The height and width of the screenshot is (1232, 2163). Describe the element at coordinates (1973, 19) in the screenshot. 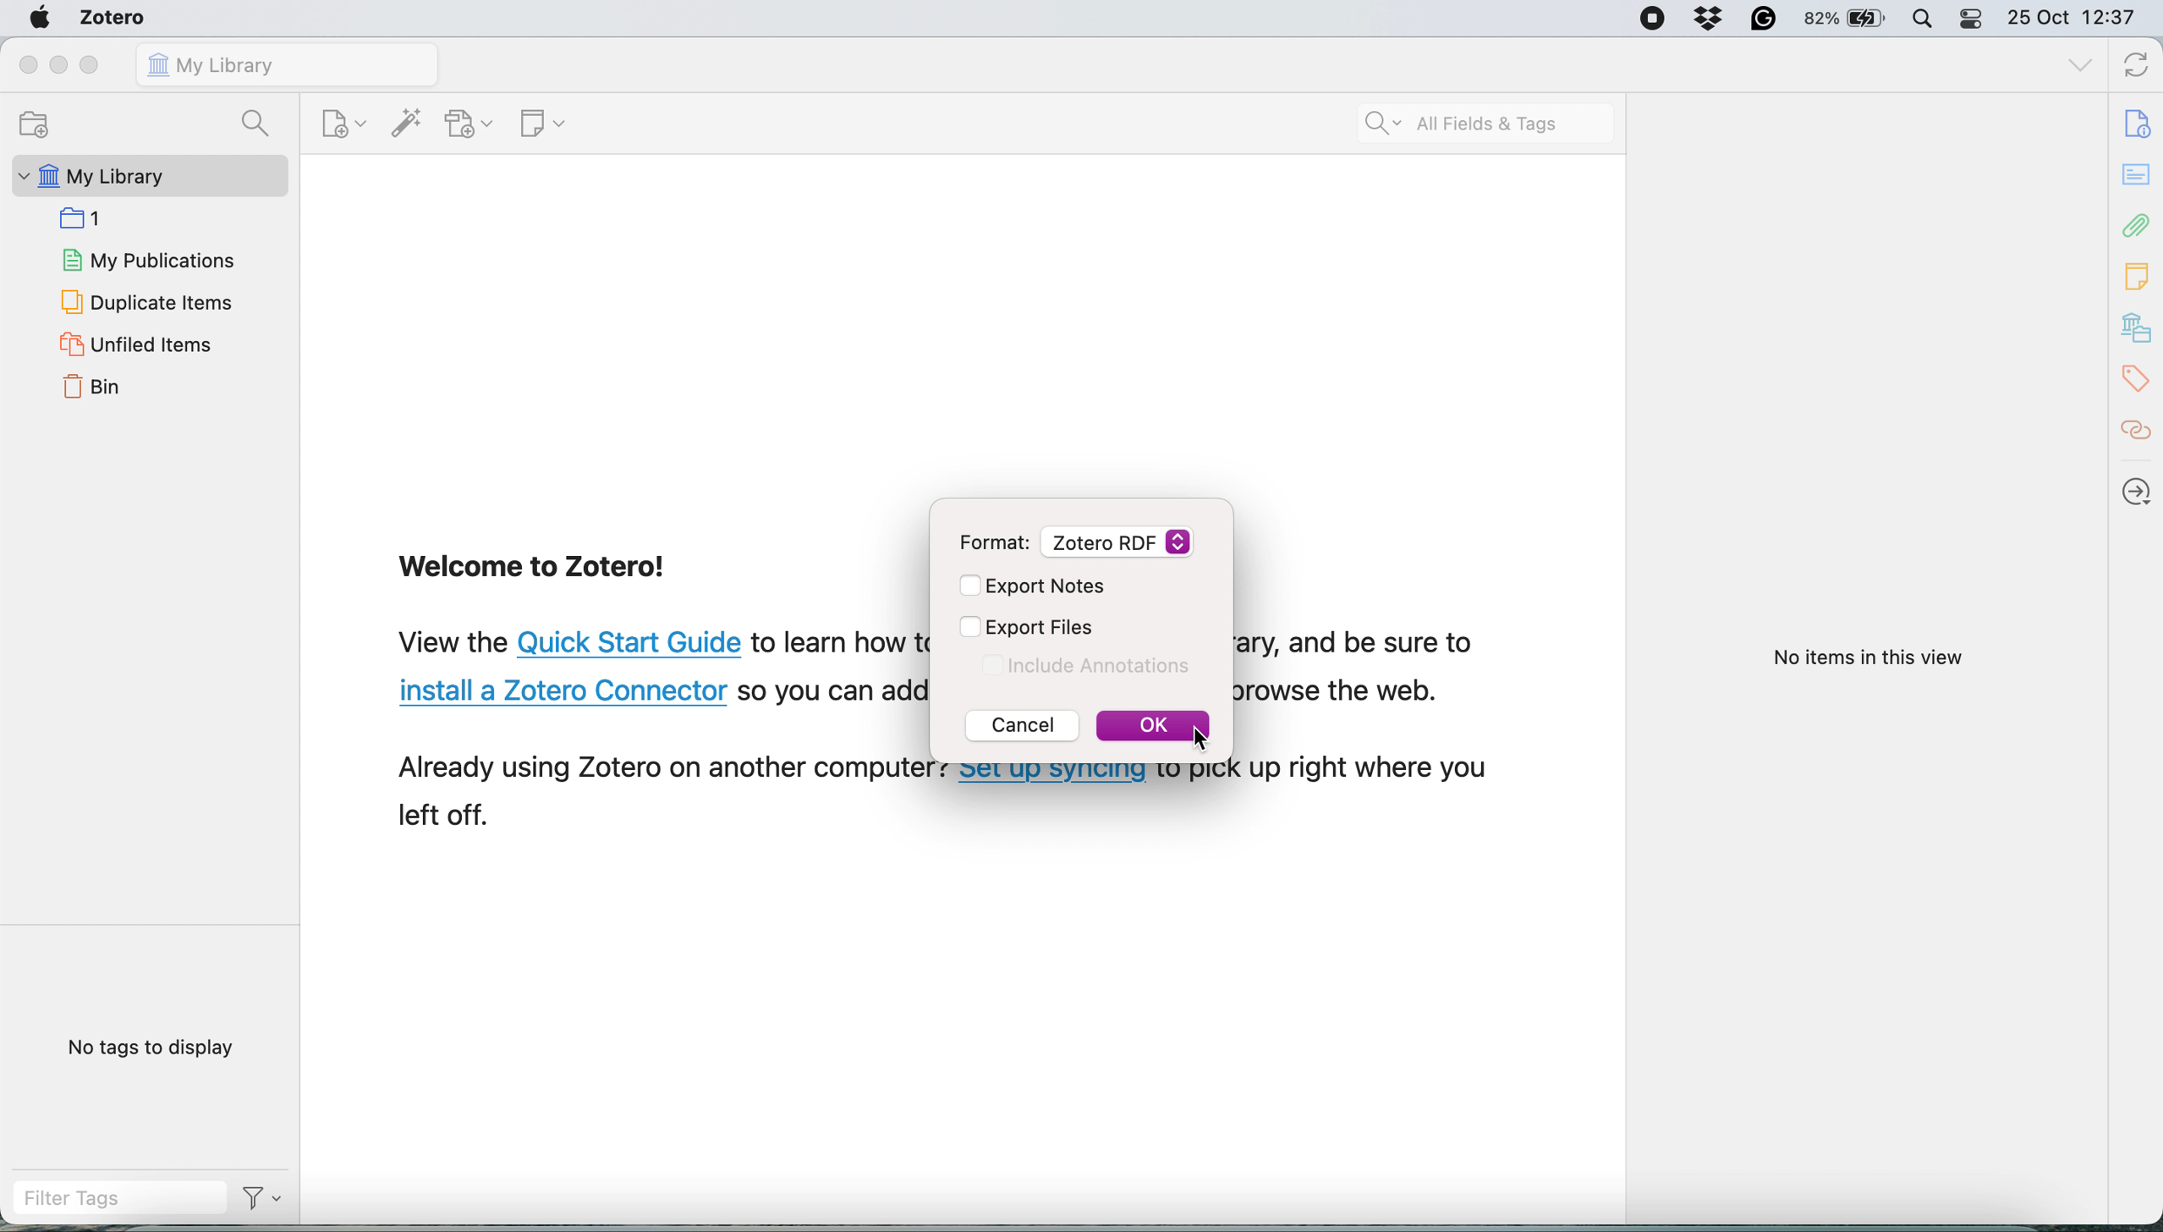

I see `control center` at that location.